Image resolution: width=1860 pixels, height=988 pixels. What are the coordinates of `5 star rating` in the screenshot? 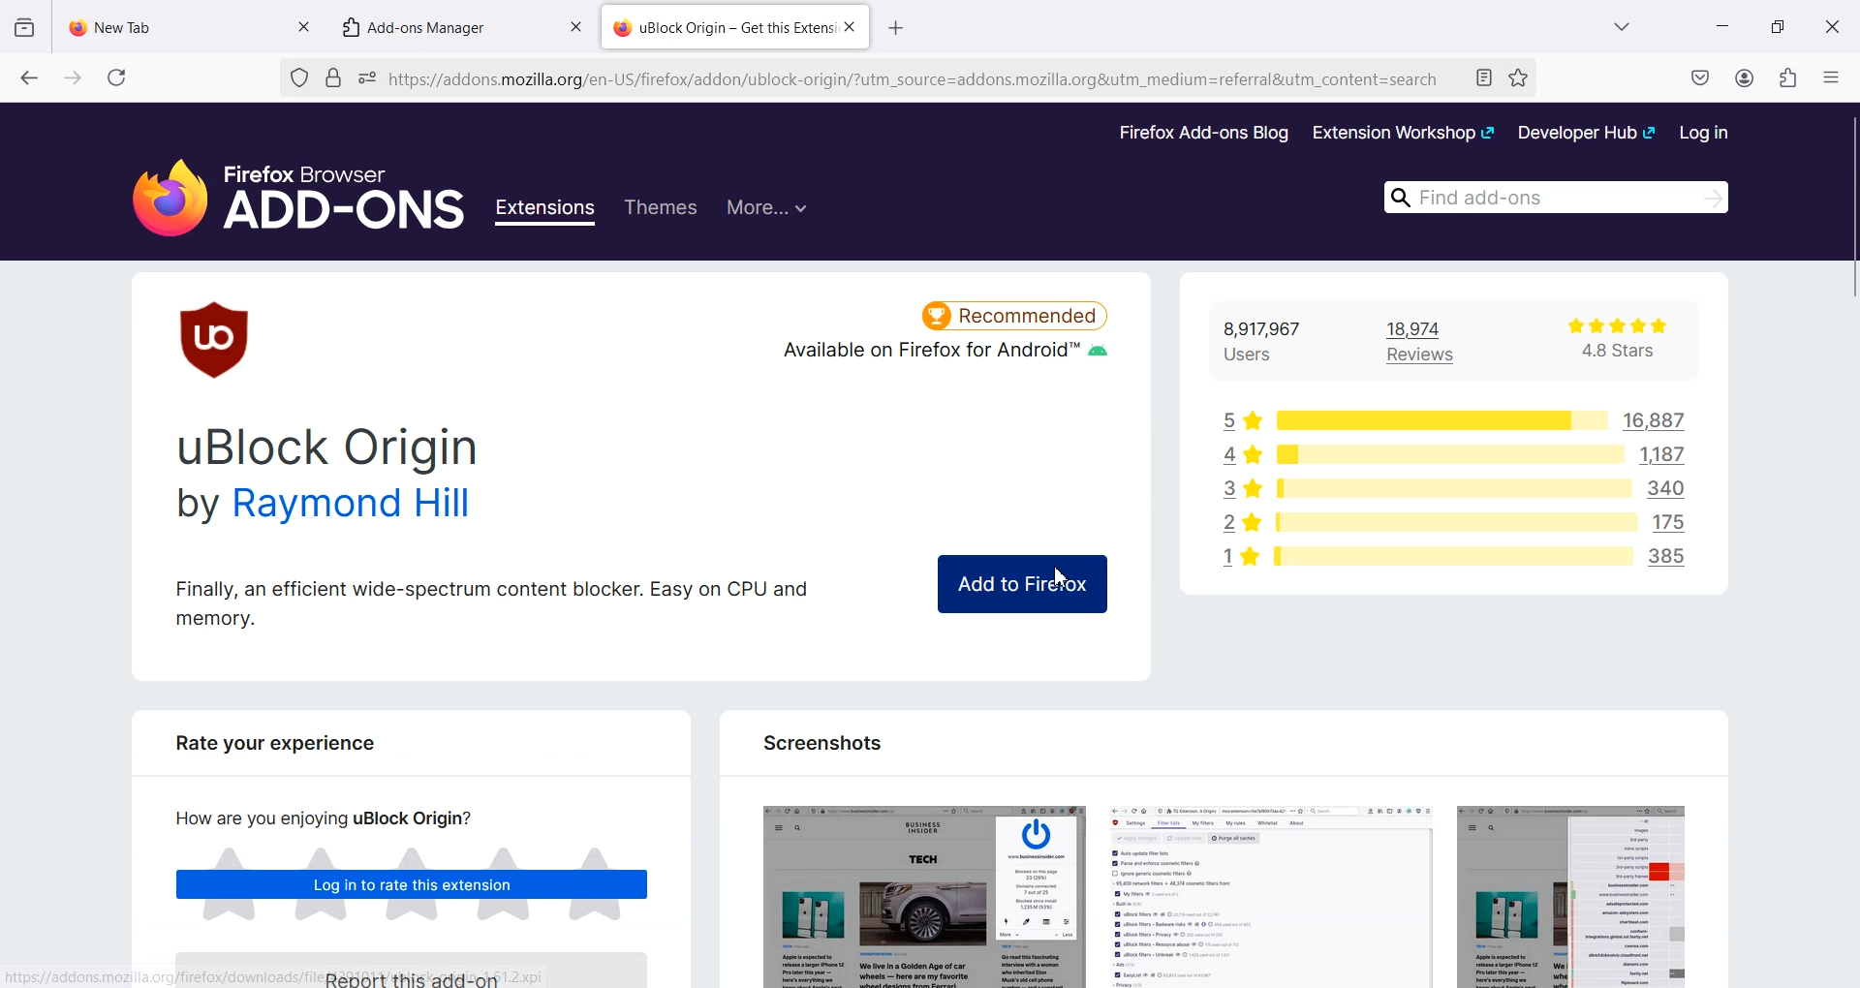 It's located at (1239, 417).